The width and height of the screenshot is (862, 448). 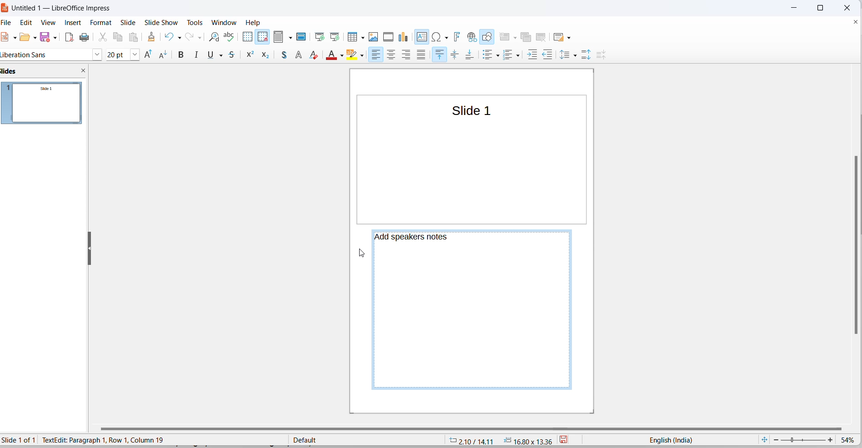 I want to click on save, so click(x=566, y=440).